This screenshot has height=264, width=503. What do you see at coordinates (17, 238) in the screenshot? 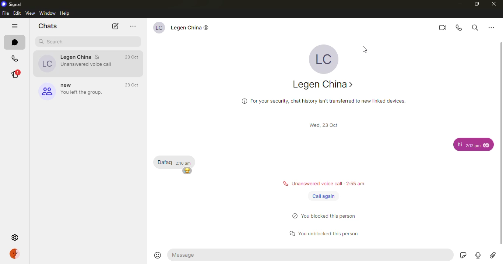
I see `settings` at bounding box center [17, 238].